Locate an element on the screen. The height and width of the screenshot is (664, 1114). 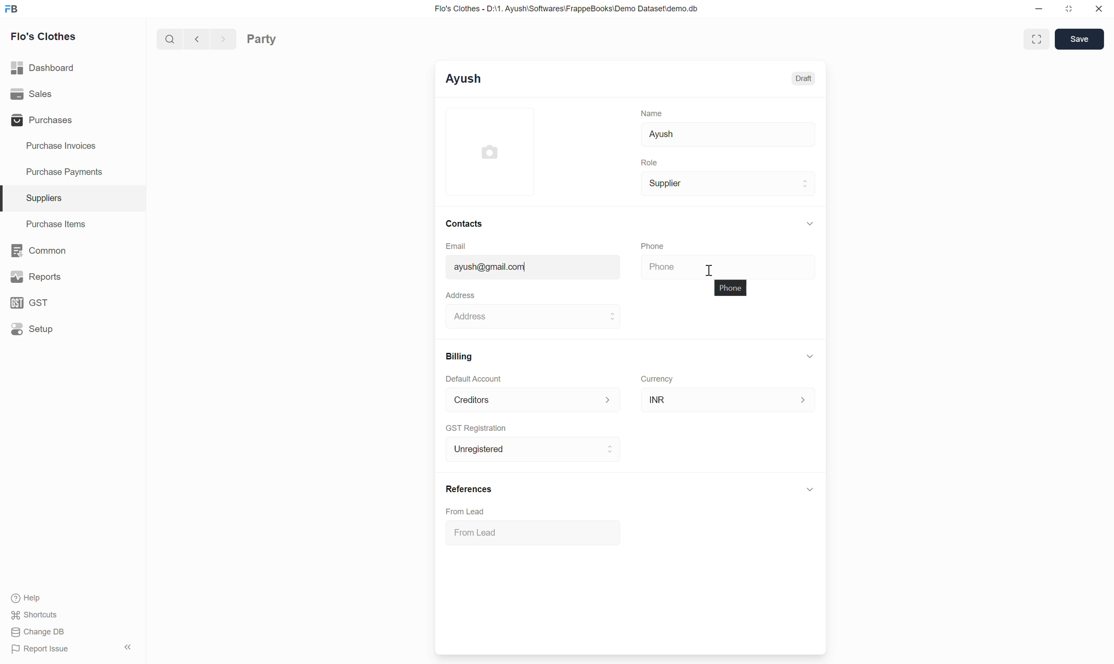
Cursor is located at coordinates (711, 268).